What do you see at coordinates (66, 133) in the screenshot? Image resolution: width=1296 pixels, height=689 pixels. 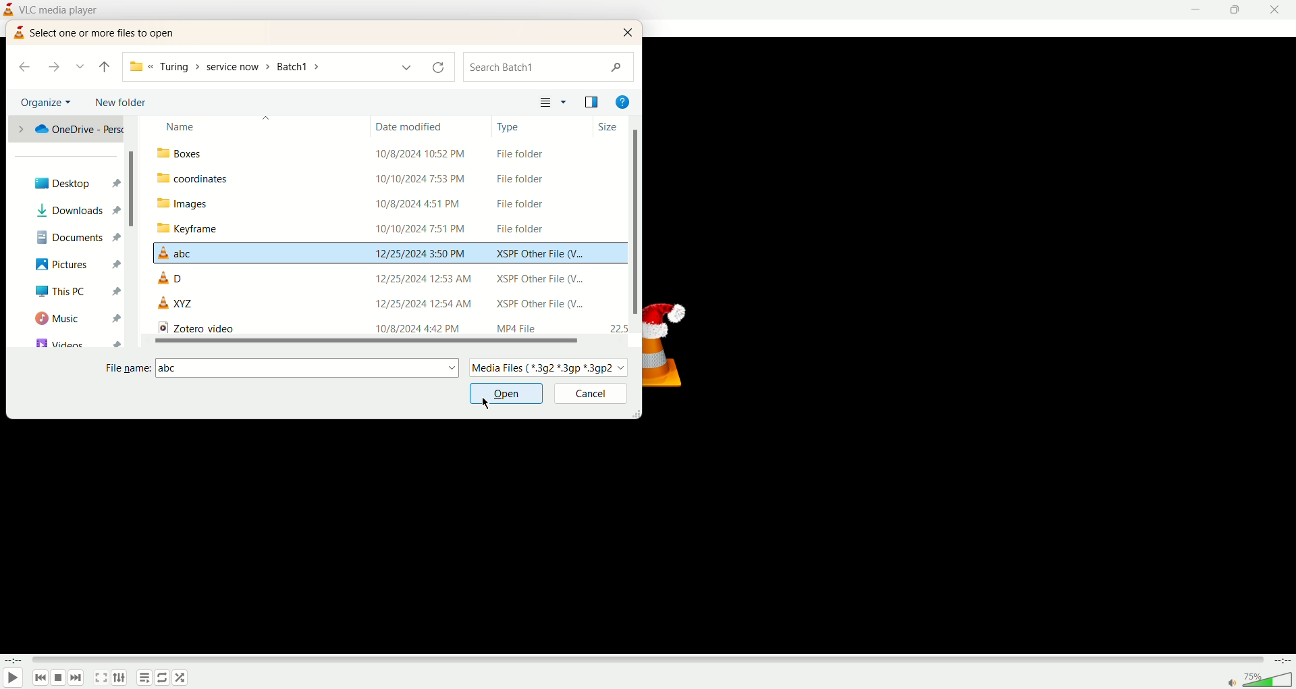 I see `location` at bounding box center [66, 133].